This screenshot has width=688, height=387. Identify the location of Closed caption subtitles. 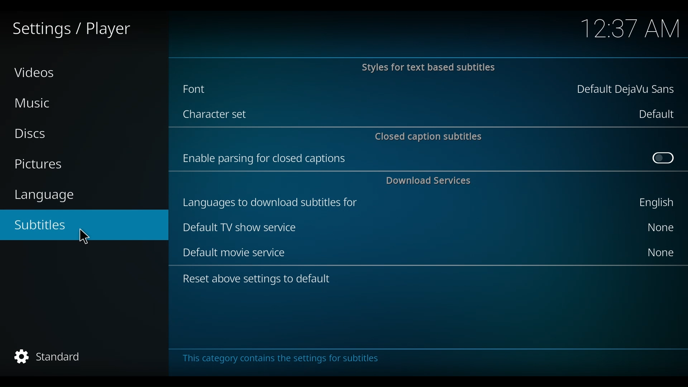
(430, 136).